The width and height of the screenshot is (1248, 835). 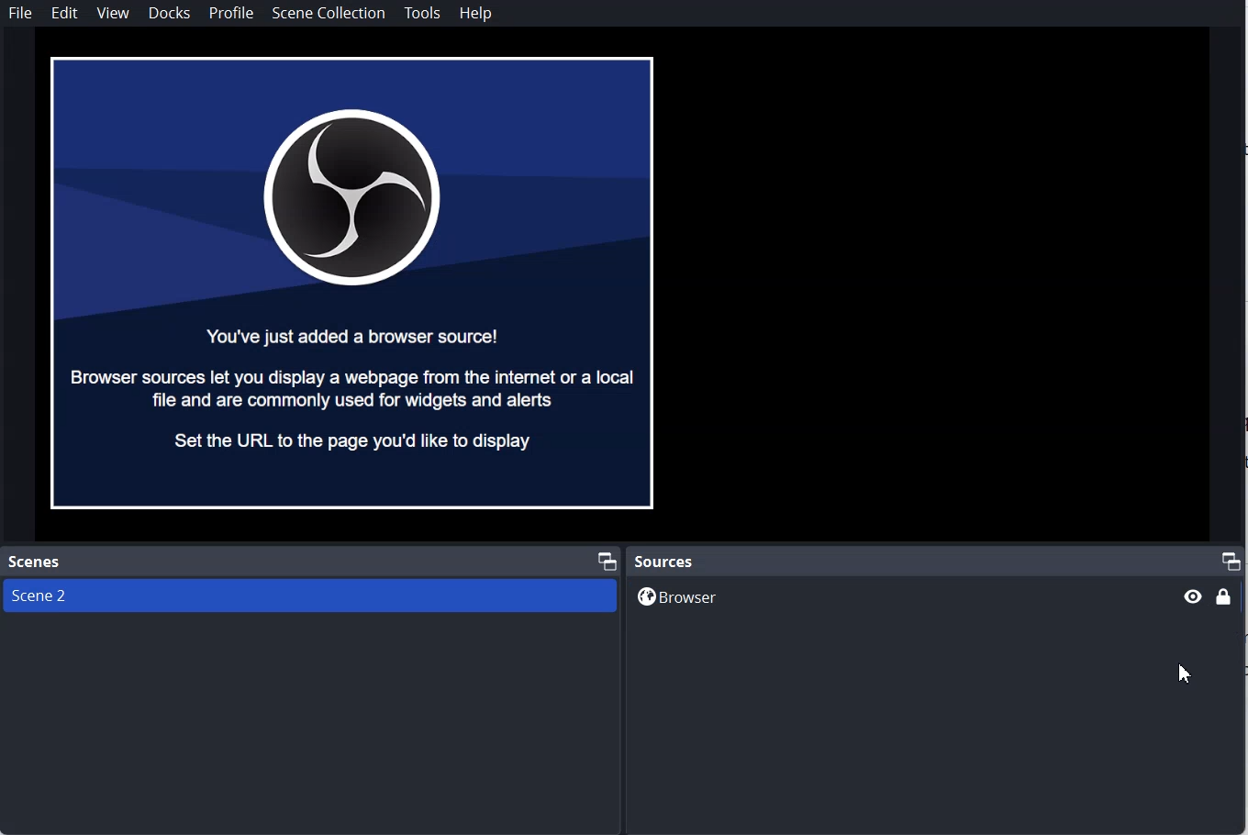 What do you see at coordinates (607, 559) in the screenshot?
I see `Maximize` at bounding box center [607, 559].